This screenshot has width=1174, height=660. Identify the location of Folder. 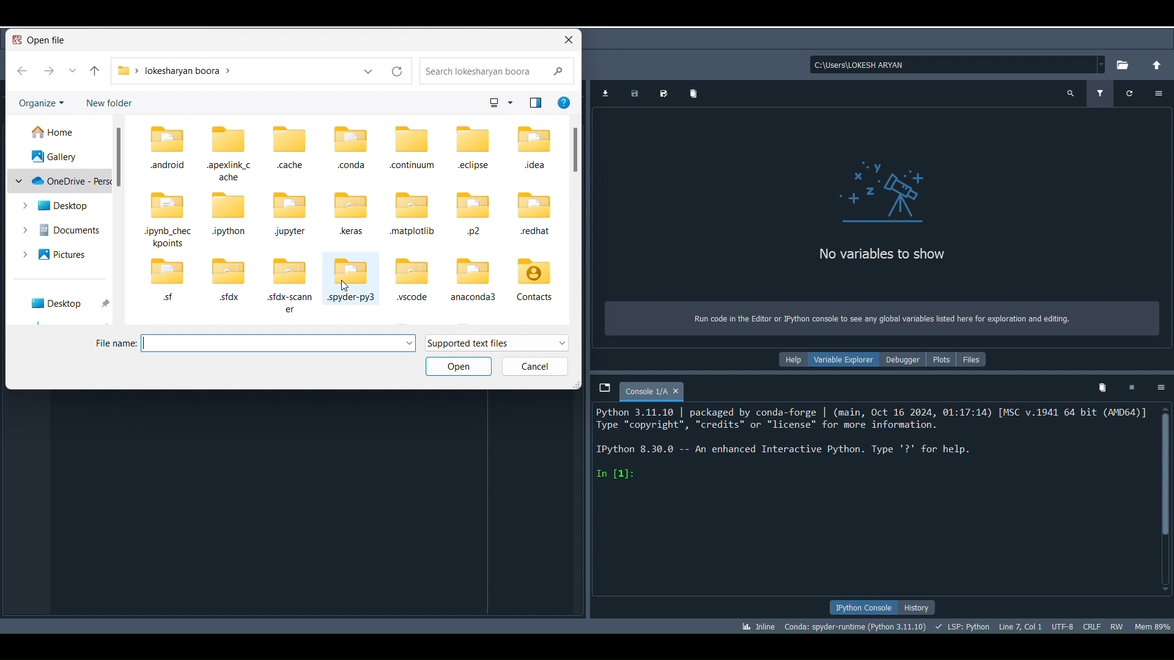
(471, 215).